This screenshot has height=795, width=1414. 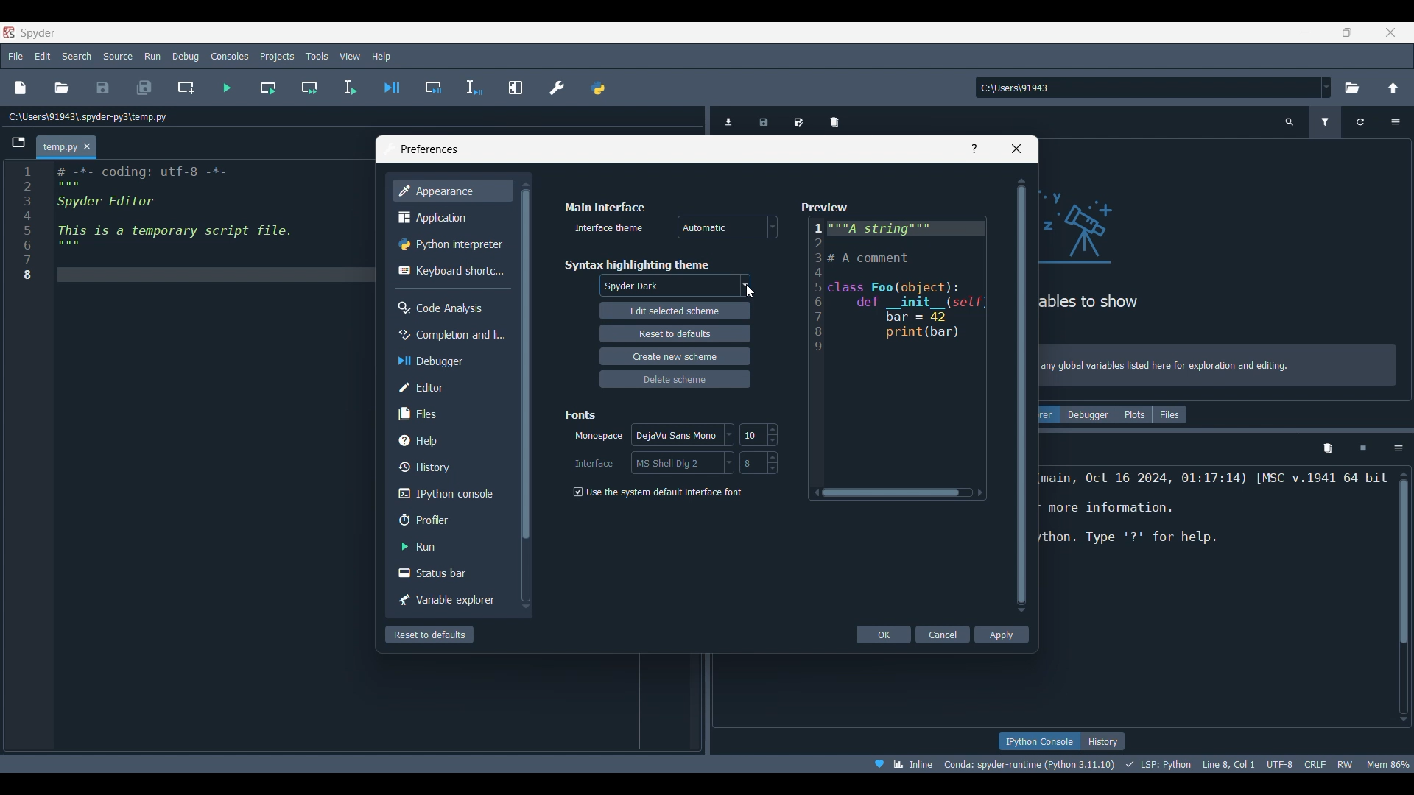 I want to click on Search variable names and types, so click(x=1290, y=122).